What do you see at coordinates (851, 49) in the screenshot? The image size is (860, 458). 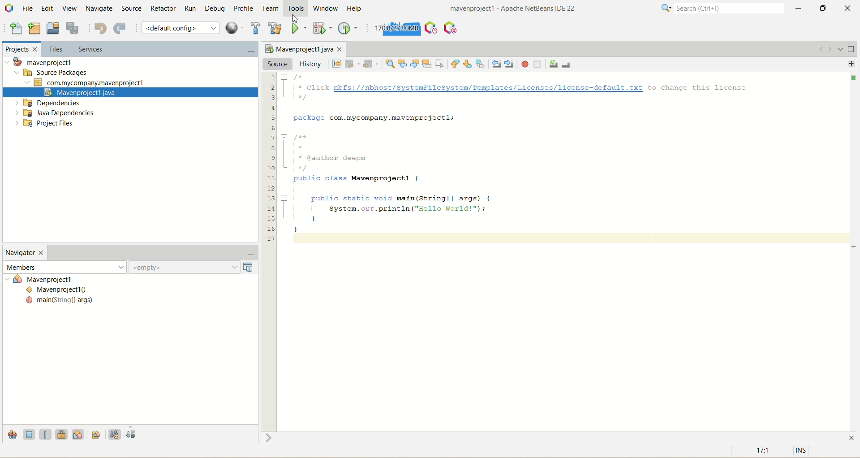 I see `maximize` at bounding box center [851, 49].